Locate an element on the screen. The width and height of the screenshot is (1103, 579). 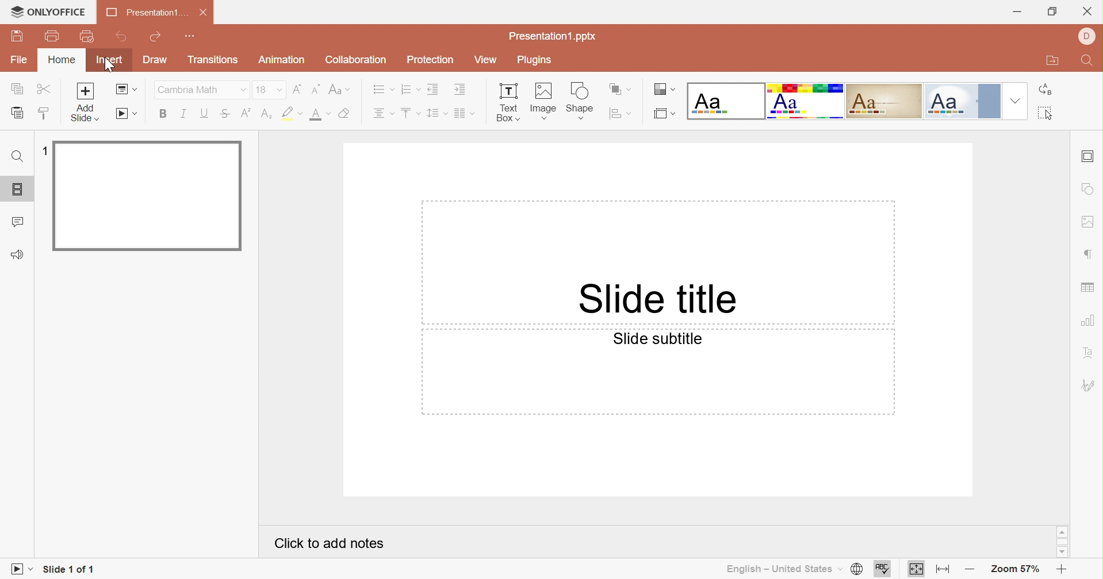
Text Art settings is located at coordinates (1088, 353).